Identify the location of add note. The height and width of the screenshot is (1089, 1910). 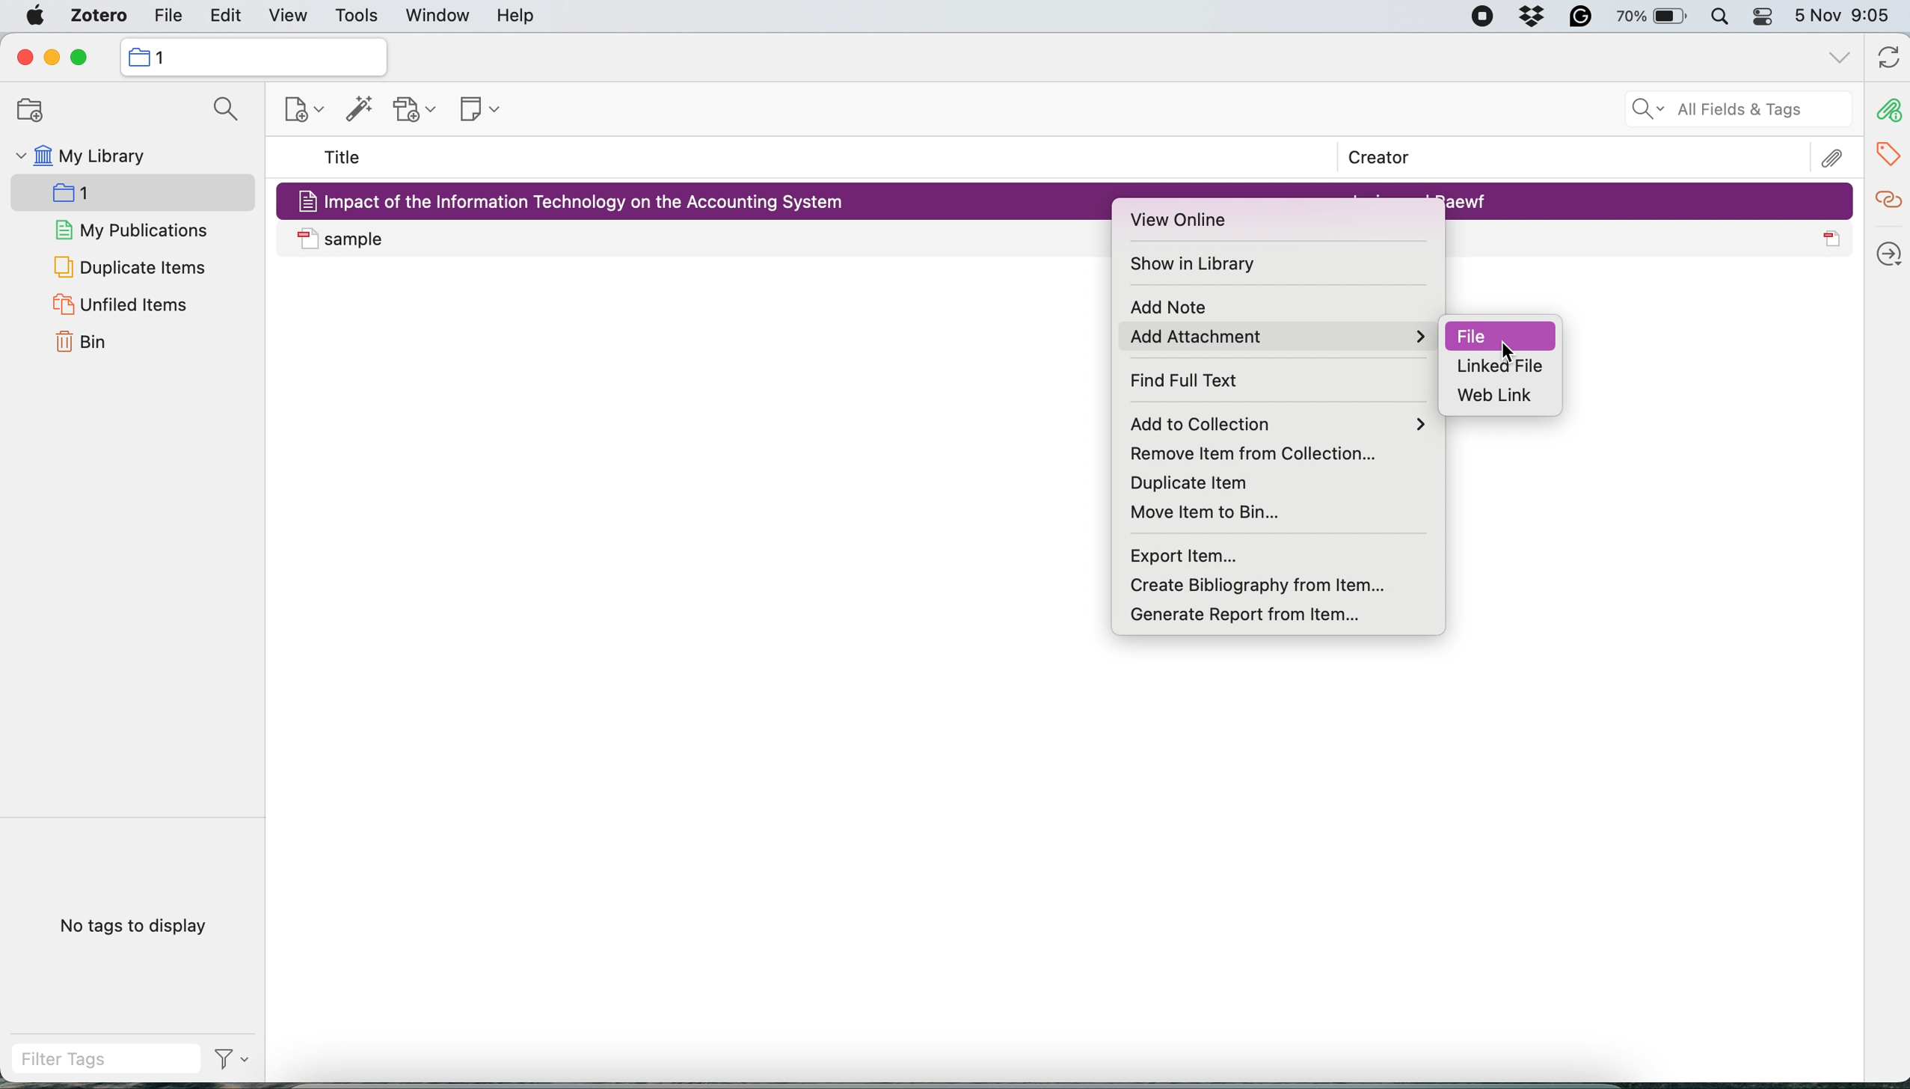
(1165, 309).